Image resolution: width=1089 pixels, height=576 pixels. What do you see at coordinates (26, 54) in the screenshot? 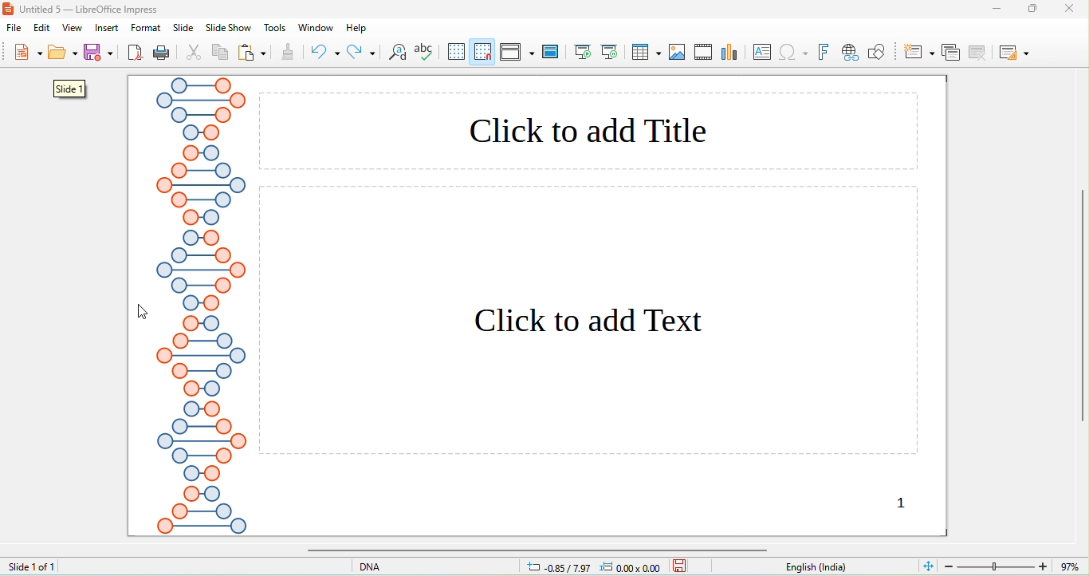
I see `new` at bounding box center [26, 54].